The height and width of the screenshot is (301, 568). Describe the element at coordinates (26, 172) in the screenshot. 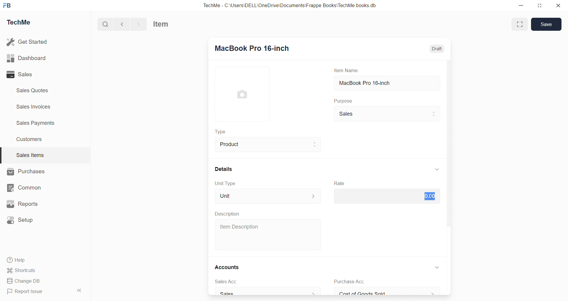

I see `Purchases` at that location.